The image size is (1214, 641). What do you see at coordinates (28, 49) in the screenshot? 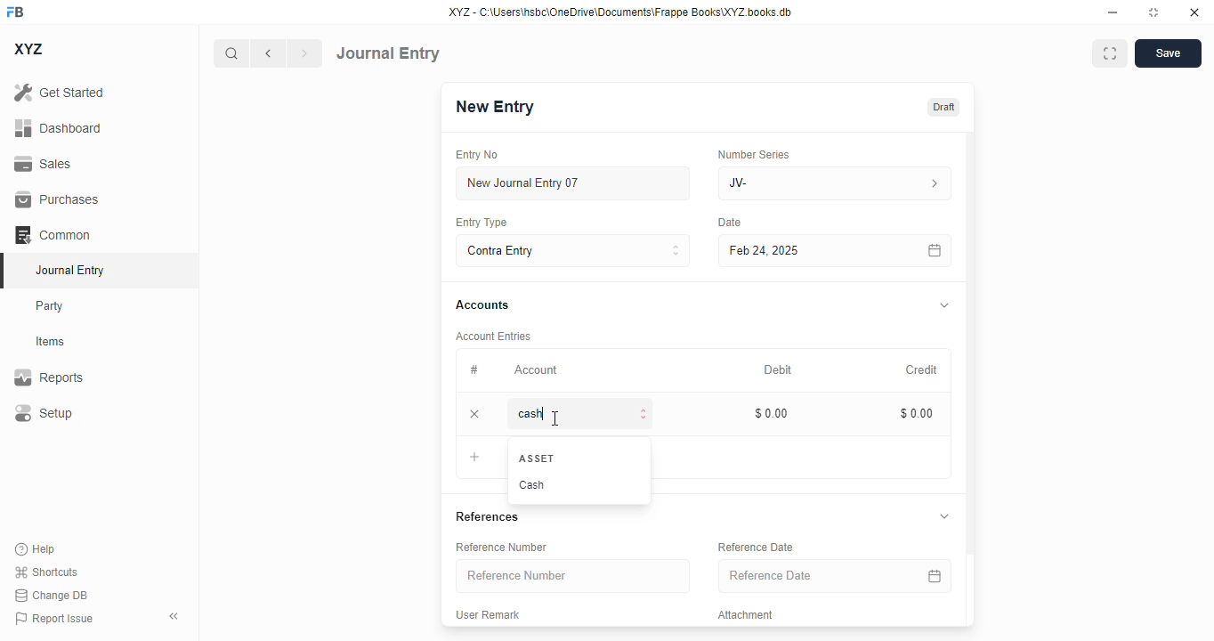
I see `XYZ` at bounding box center [28, 49].